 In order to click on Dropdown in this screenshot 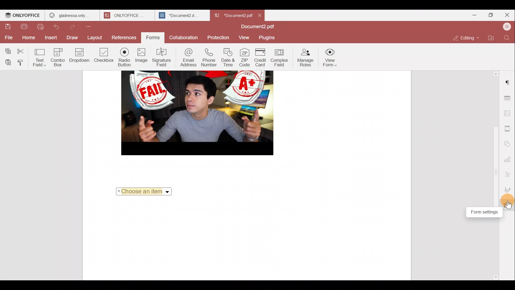, I will do `click(80, 55)`.